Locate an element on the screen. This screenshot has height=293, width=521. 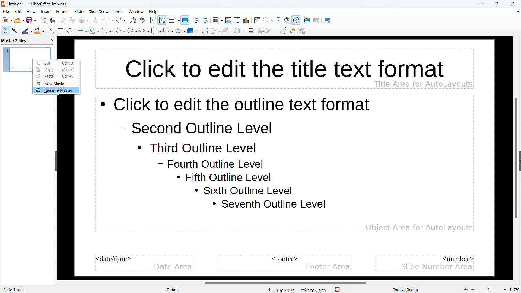
minimize is located at coordinates (481, 4).